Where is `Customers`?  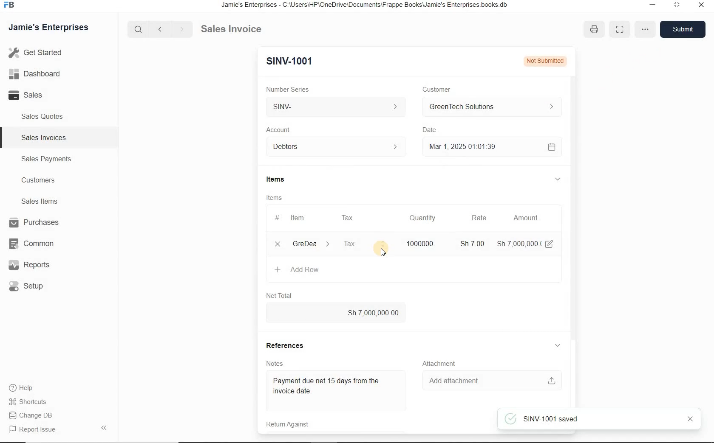 Customers is located at coordinates (37, 180).